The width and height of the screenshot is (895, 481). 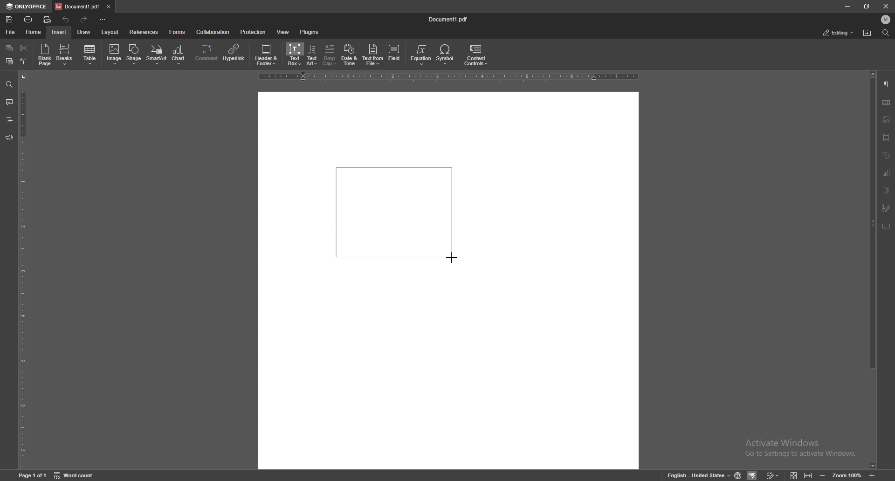 I want to click on text box, so click(x=295, y=54).